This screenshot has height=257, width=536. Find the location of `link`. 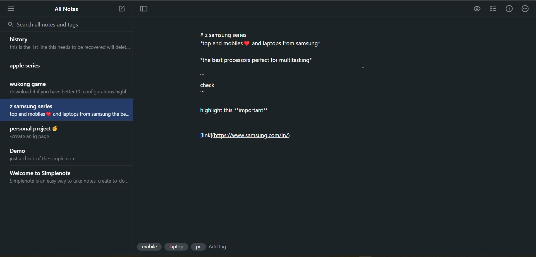

link is located at coordinates (248, 136).